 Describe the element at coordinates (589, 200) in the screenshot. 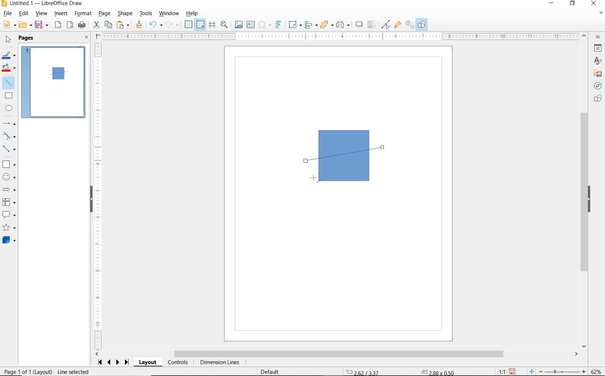

I see `HIDE` at that location.